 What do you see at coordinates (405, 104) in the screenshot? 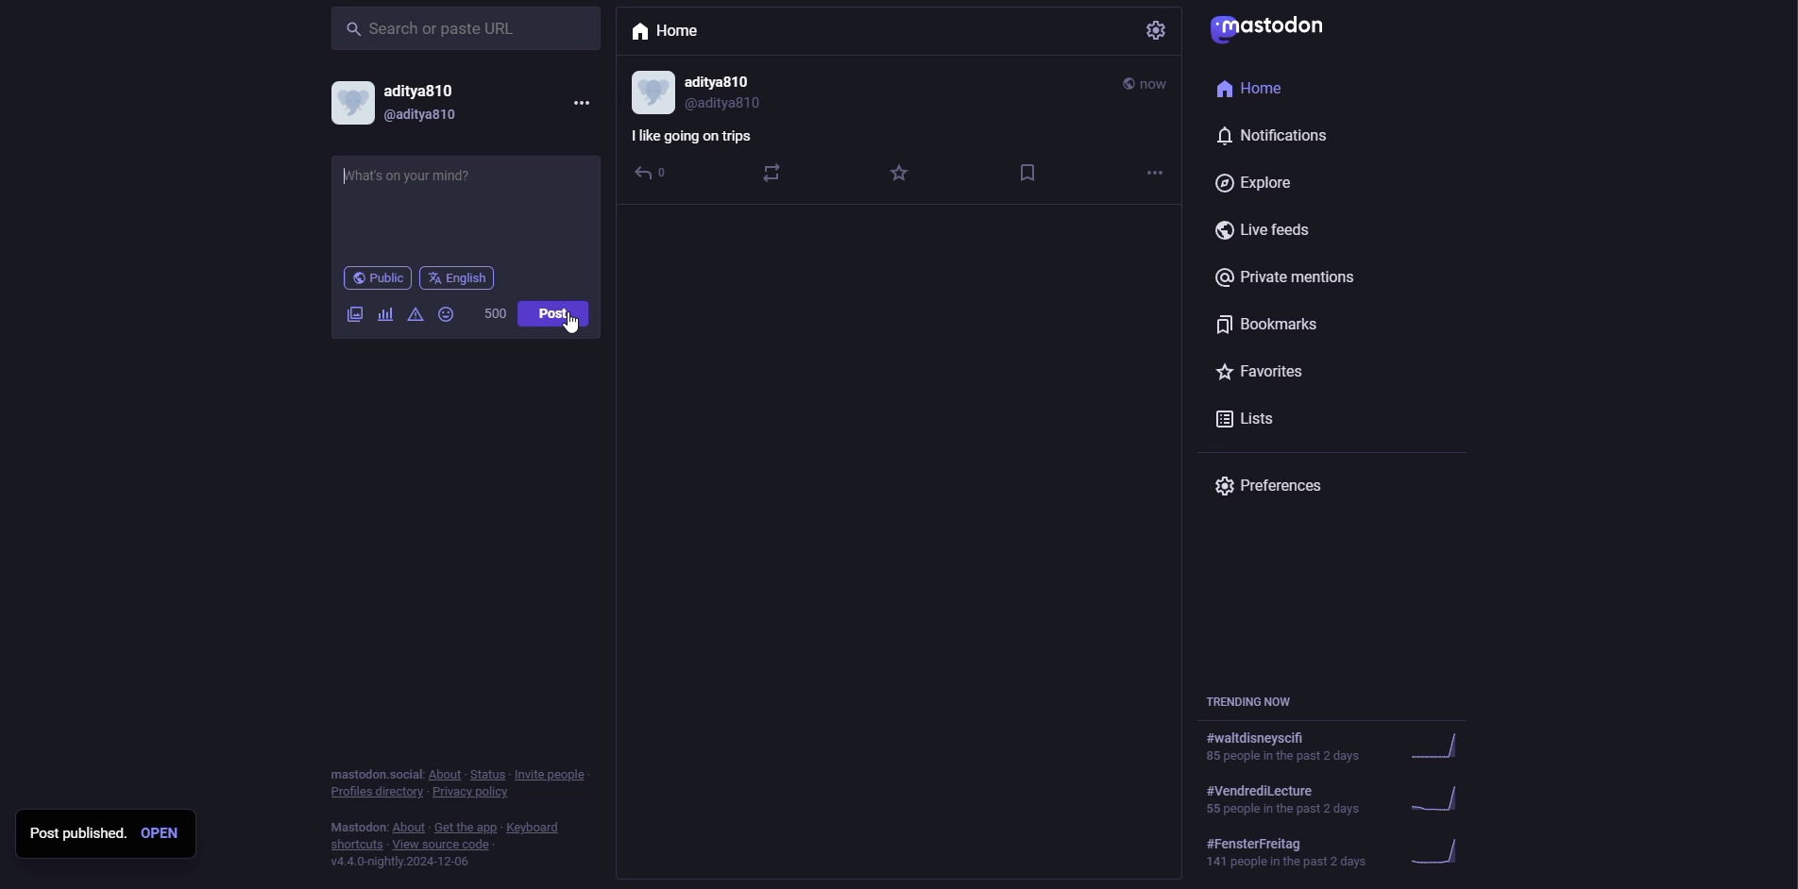
I see `account` at bounding box center [405, 104].